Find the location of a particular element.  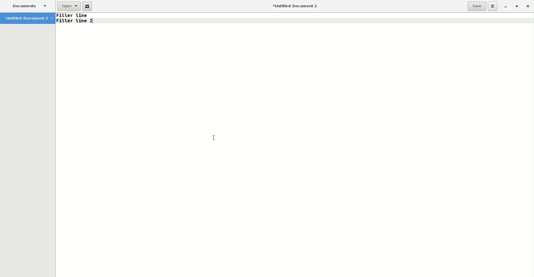

Text is located at coordinates (78, 21).